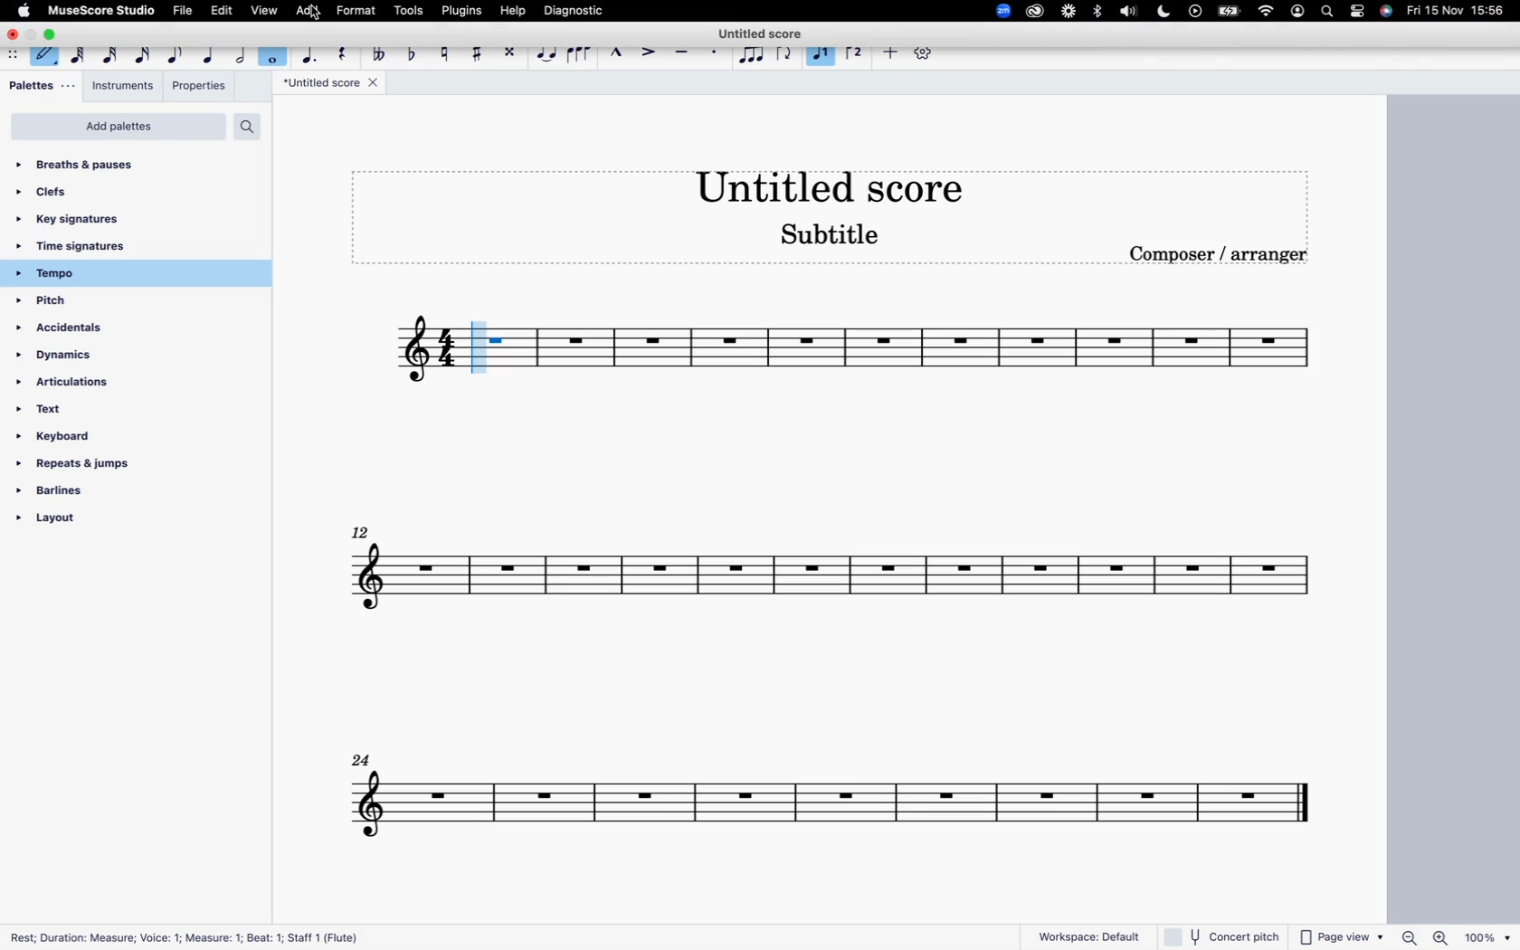 The height and width of the screenshot is (950, 1520). Describe the element at coordinates (510, 10) in the screenshot. I see `help` at that location.